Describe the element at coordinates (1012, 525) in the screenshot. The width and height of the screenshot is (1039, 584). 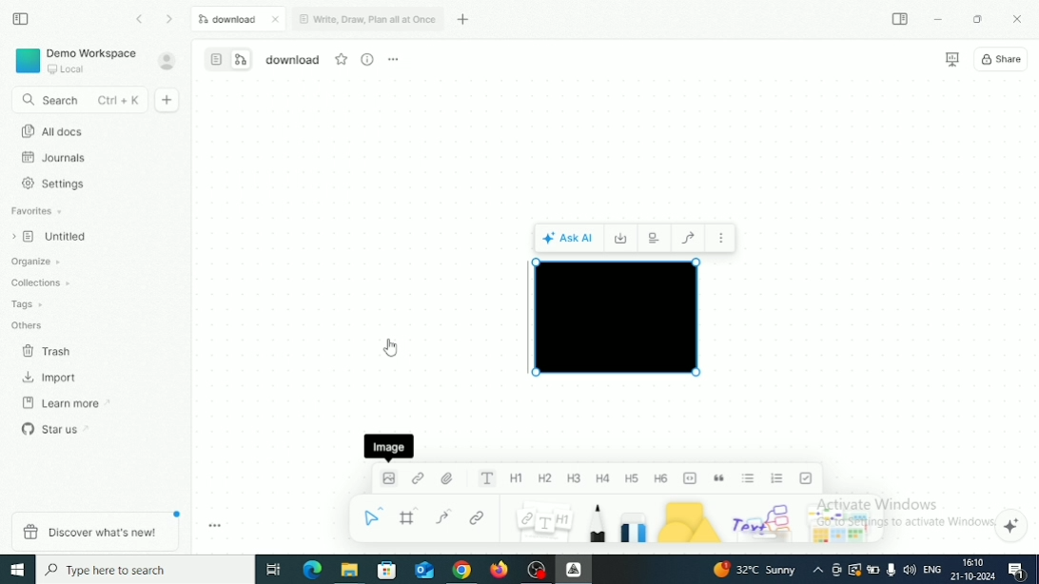
I see `Affine AI` at that location.